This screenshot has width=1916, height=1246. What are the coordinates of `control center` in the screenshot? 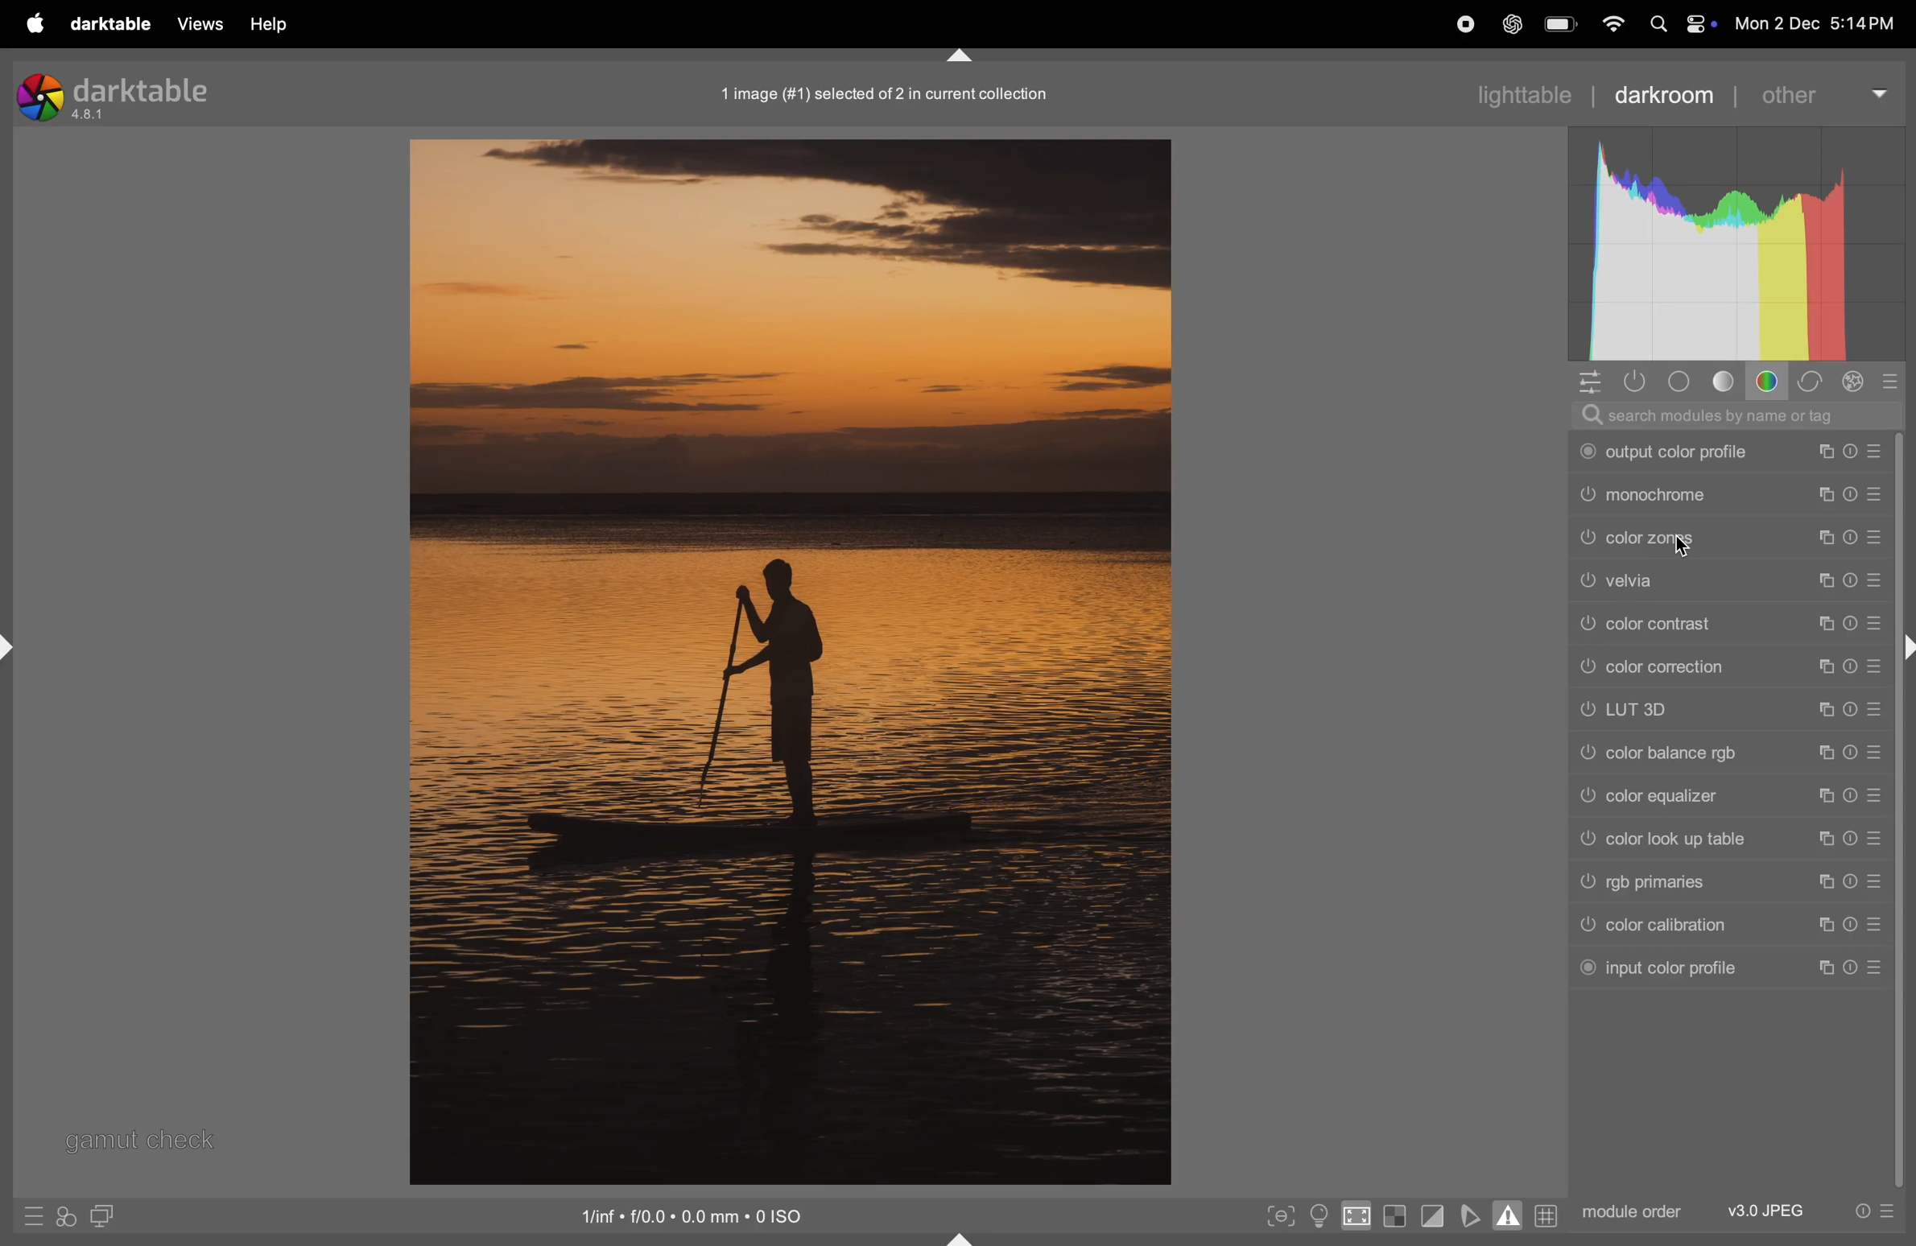 It's located at (1702, 24).